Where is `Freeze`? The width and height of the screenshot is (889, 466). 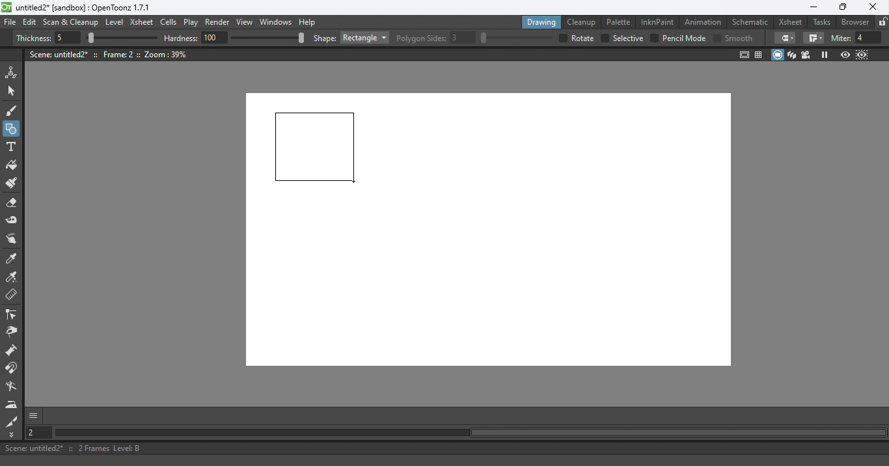
Freeze is located at coordinates (825, 55).